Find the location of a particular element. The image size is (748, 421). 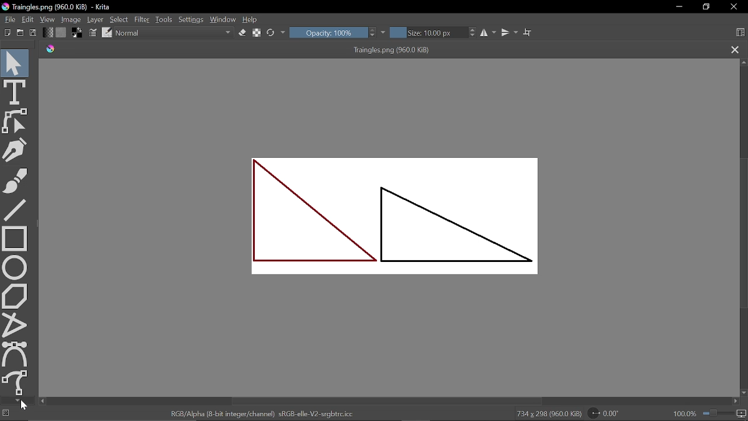

Choose brush preset is located at coordinates (106, 33).